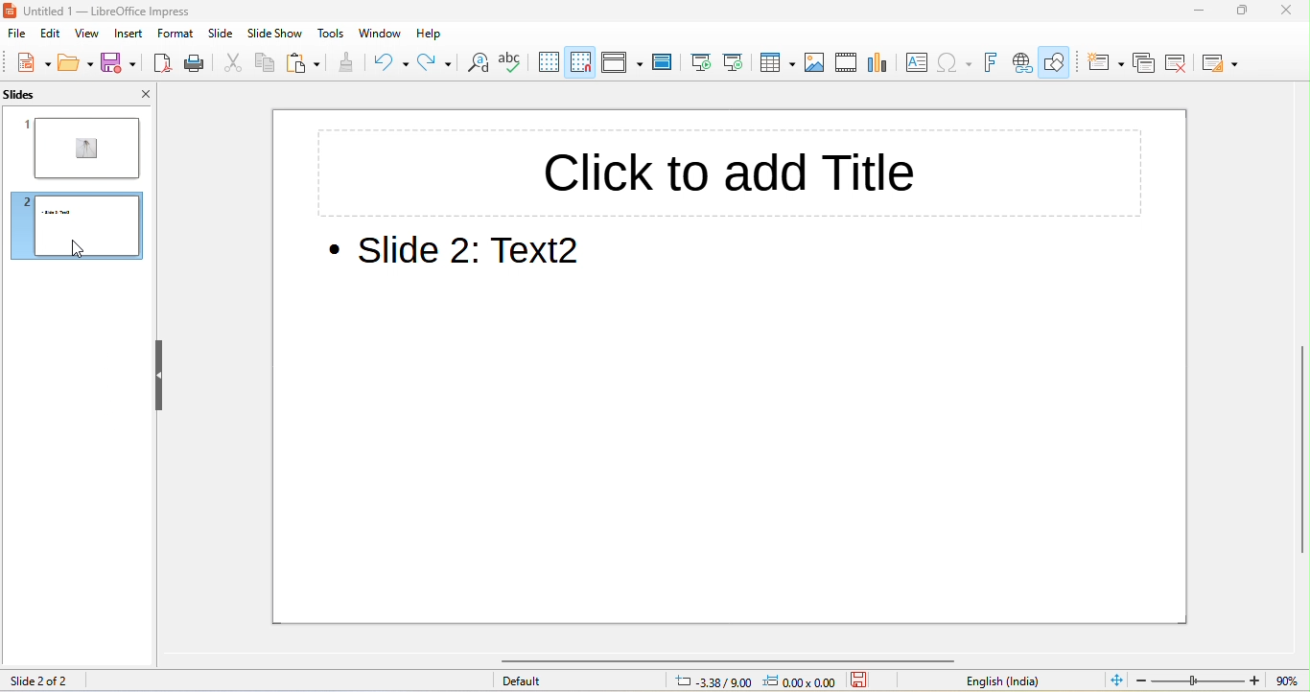 Image resolution: width=1310 pixels, height=692 pixels. I want to click on export directly as pdf, so click(163, 64).